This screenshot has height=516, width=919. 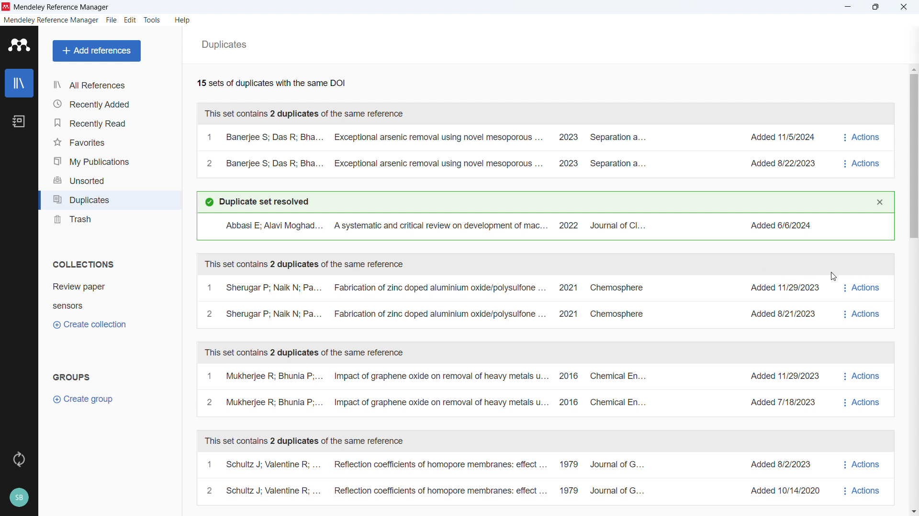 What do you see at coordinates (880, 202) in the screenshot?
I see `close ` at bounding box center [880, 202].